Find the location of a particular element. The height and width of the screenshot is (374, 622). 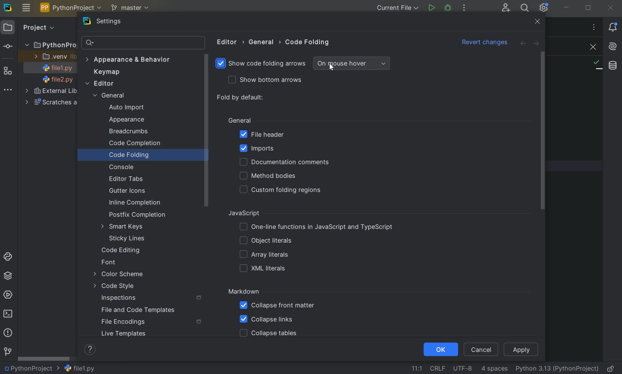

MINIMIZE is located at coordinates (566, 8).